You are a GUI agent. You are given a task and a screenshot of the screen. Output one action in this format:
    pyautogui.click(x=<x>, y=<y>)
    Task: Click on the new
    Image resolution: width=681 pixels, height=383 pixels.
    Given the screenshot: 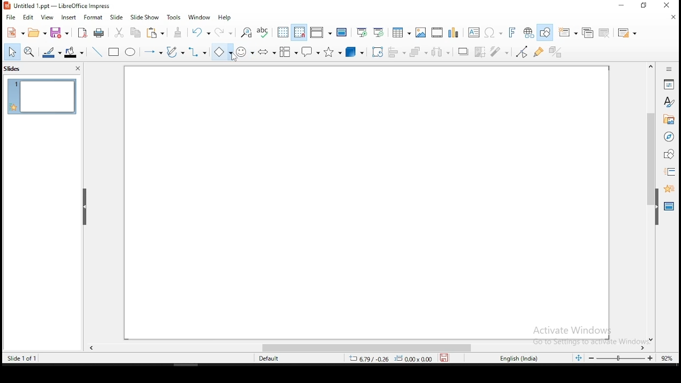 What is the action you would take?
    pyautogui.click(x=15, y=32)
    